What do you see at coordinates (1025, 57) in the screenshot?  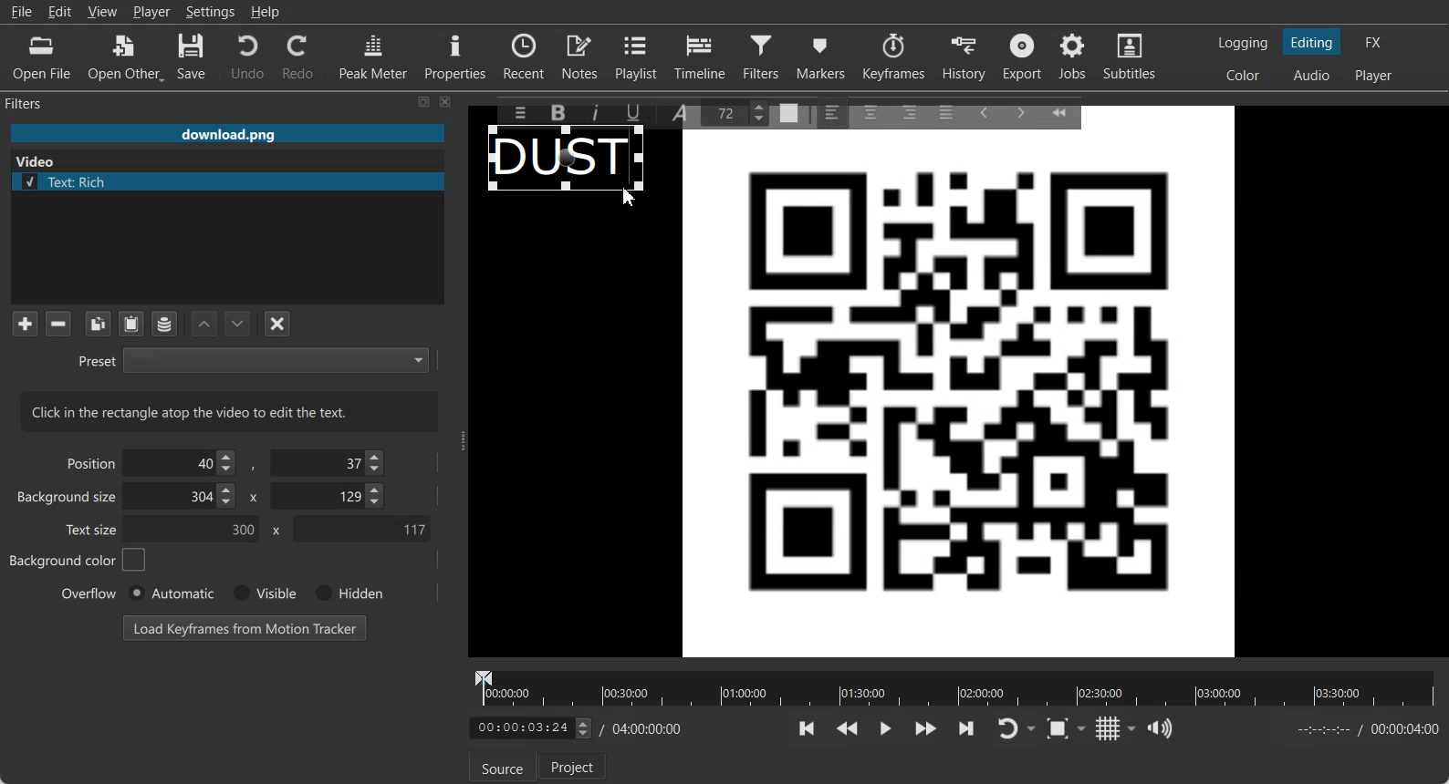 I see `Export` at bounding box center [1025, 57].